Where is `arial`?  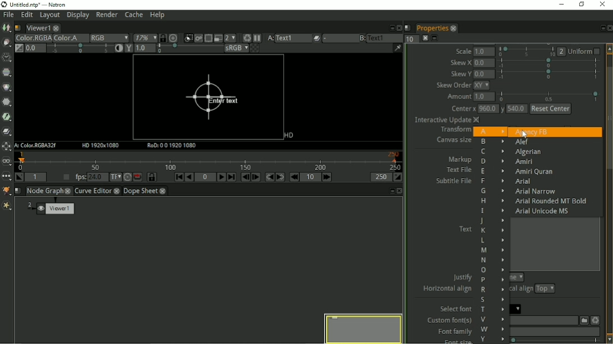 arial is located at coordinates (517, 309).